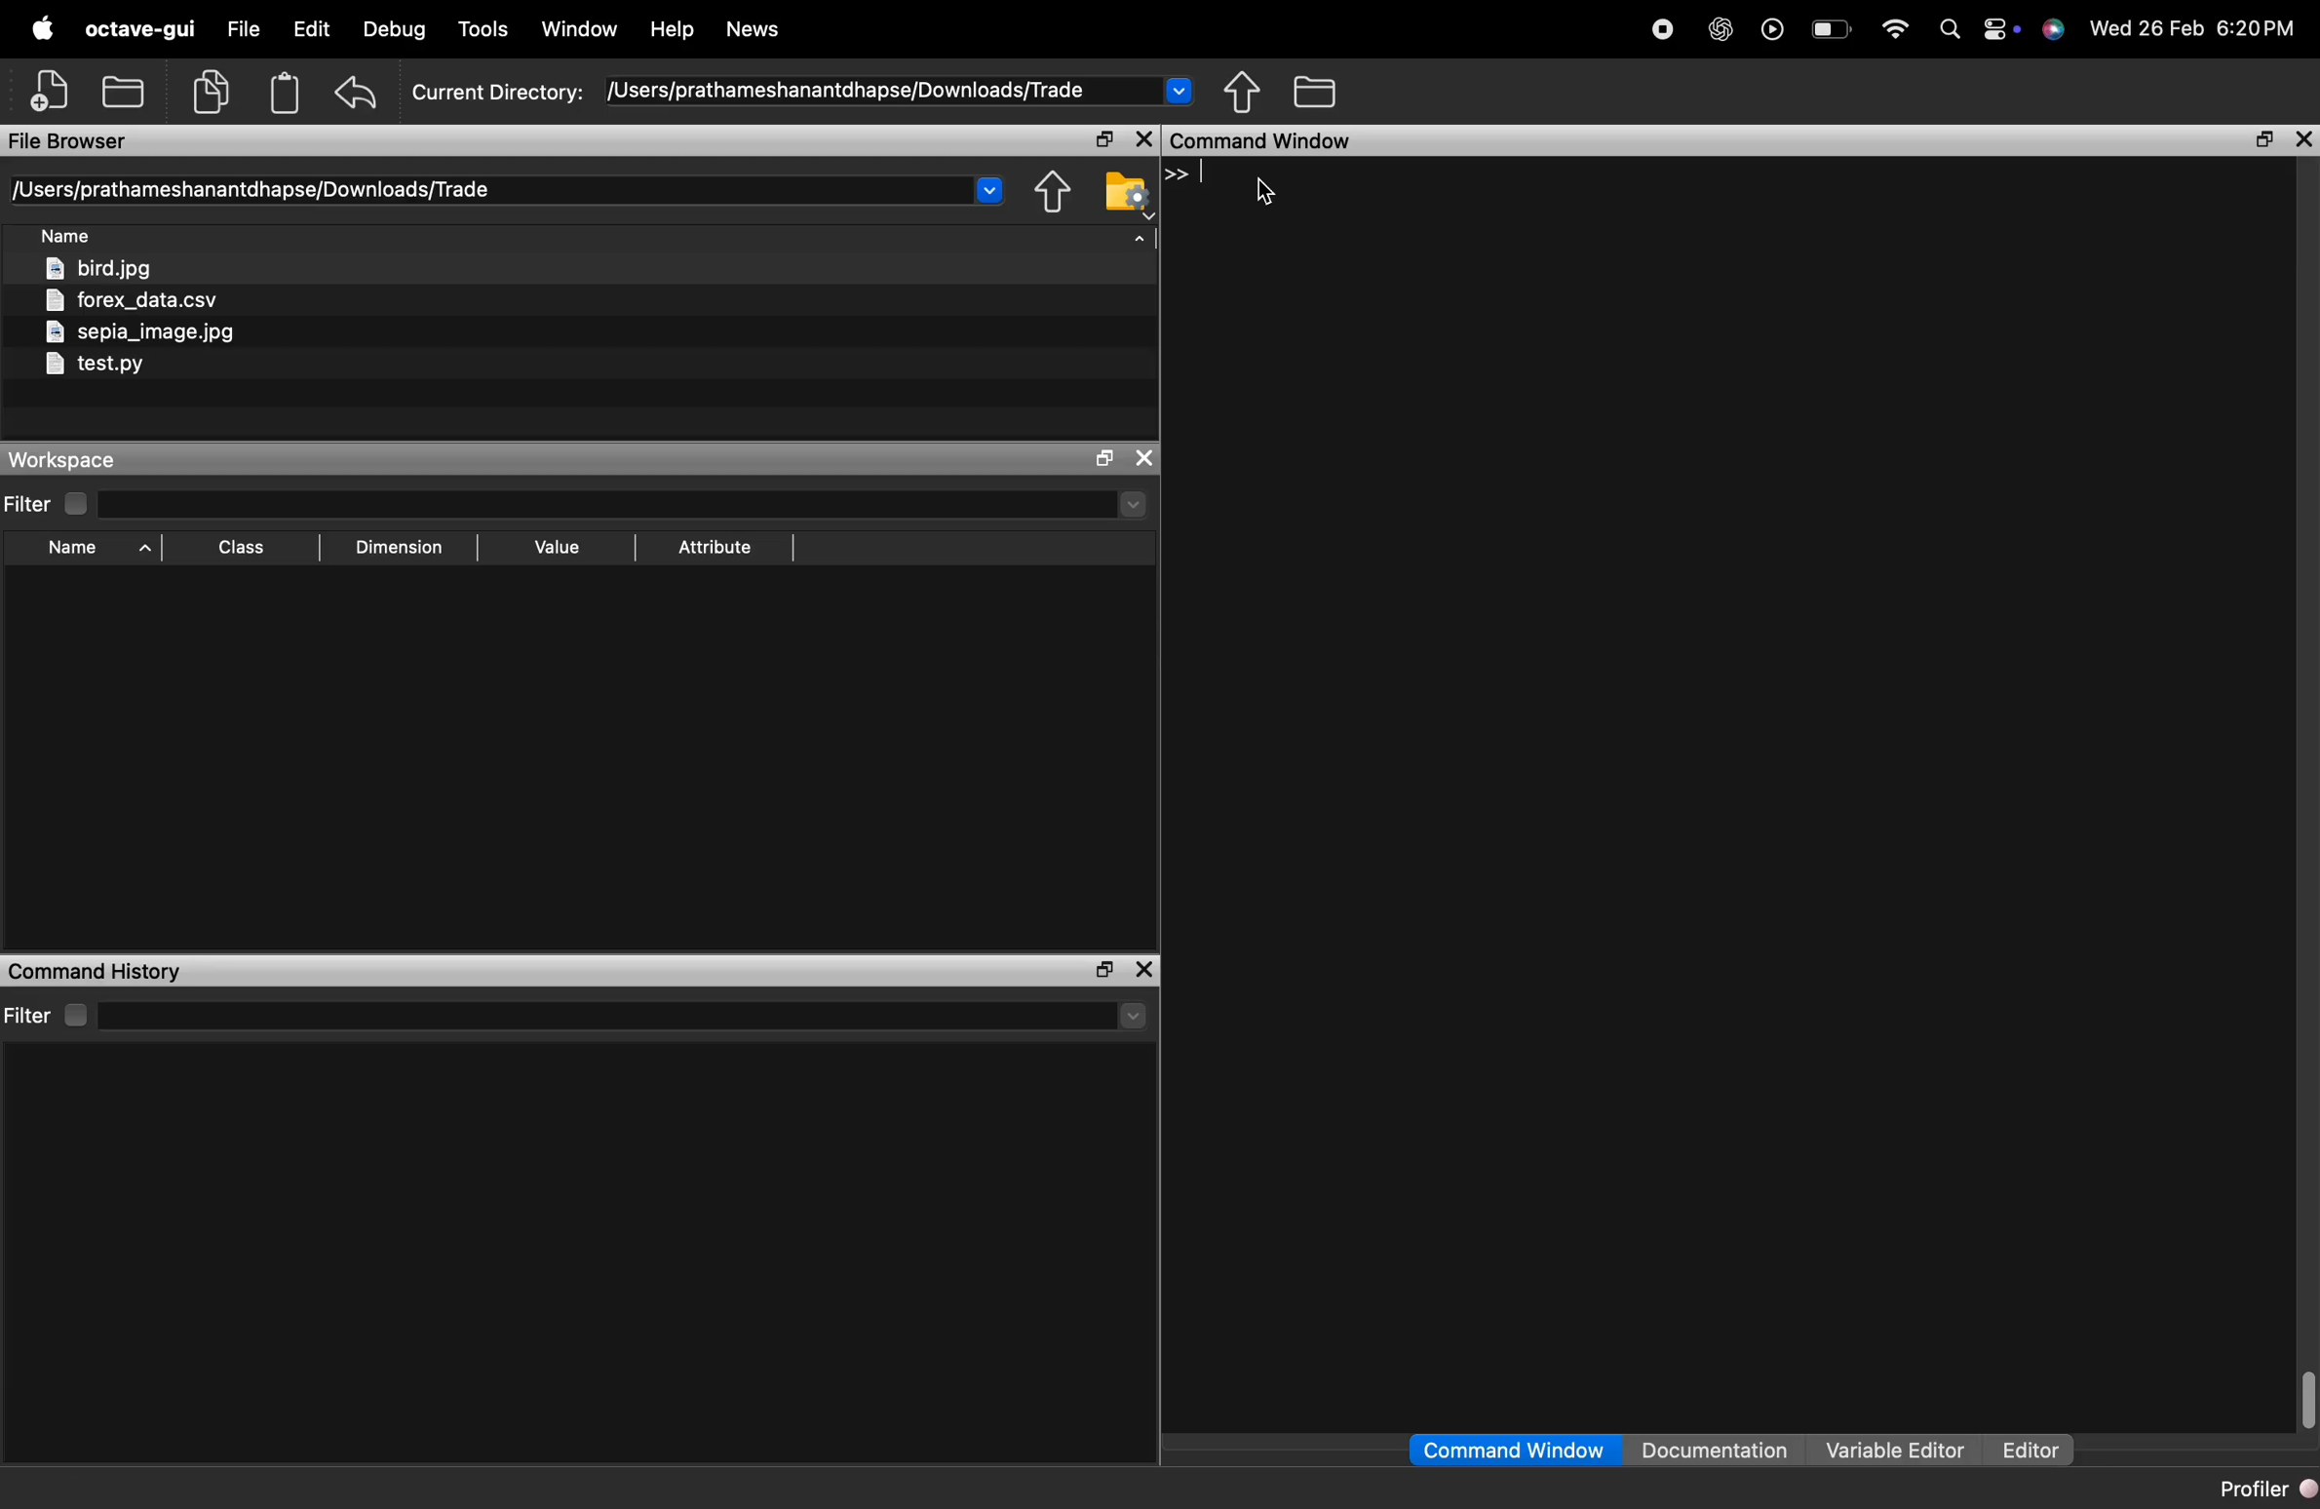  What do you see at coordinates (211, 92) in the screenshot?
I see `duplicate` at bounding box center [211, 92].